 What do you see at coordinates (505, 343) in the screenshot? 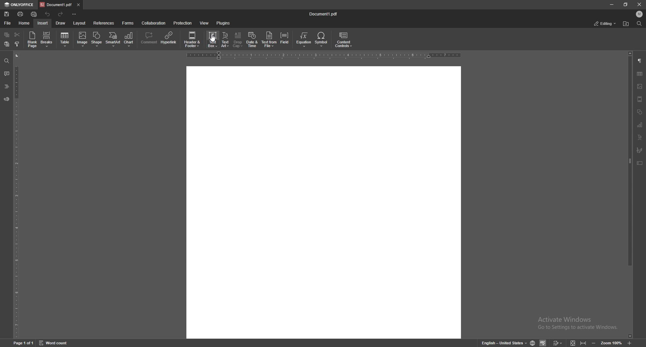
I see `english united states` at bounding box center [505, 343].